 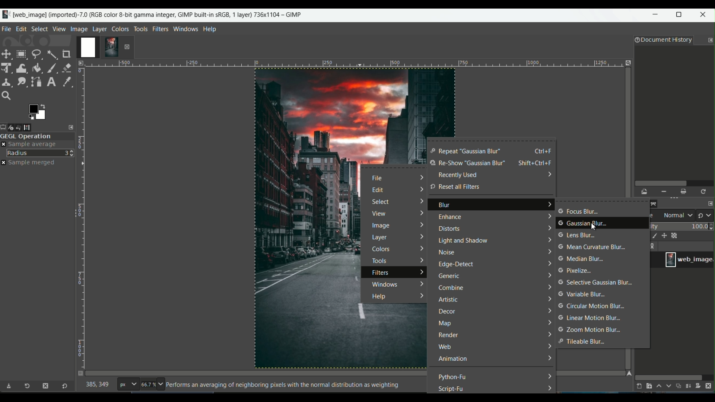 What do you see at coordinates (455, 187) in the screenshot?
I see `reset all filters` at bounding box center [455, 187].